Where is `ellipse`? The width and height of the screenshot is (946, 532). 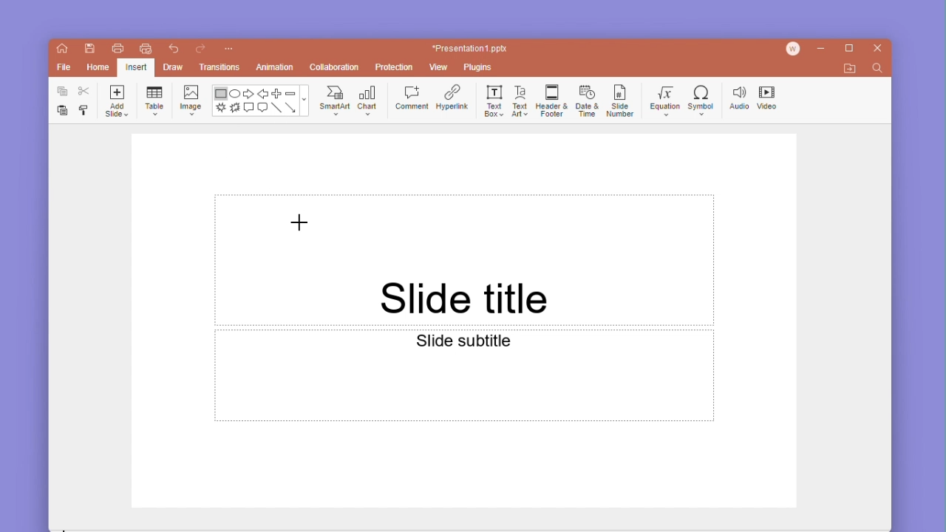
ellipse is located at coordinates (235, 94).